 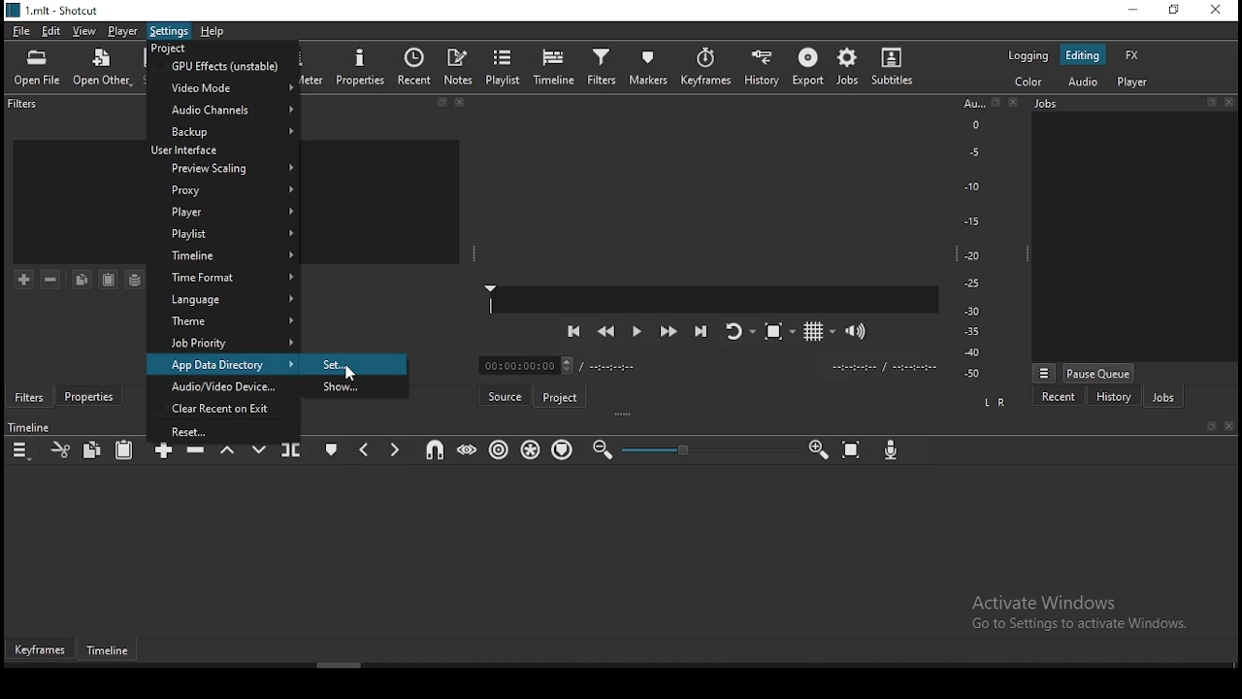 What do you see at coordinates (31, 427) in the screenshot?
I see `Timeline` at bounding box center [31, 427].